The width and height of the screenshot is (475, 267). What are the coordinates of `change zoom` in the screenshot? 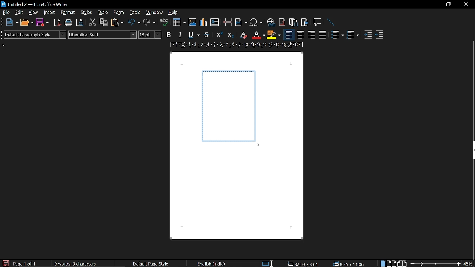 It's located at (435, 264).